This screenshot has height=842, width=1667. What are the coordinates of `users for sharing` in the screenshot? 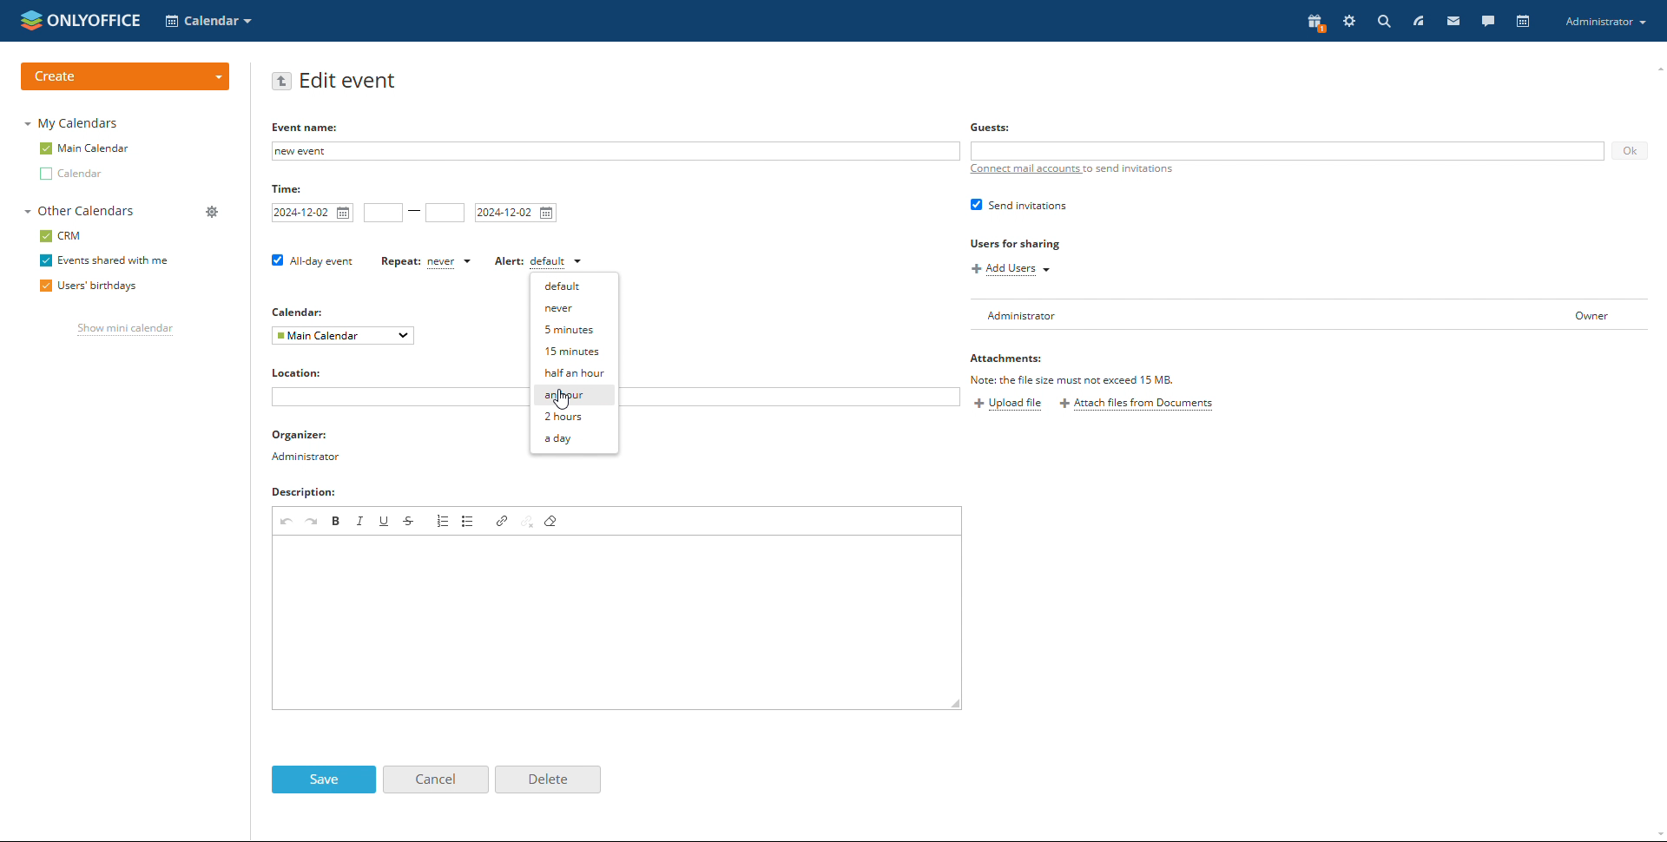 It's located at (1022, 245).